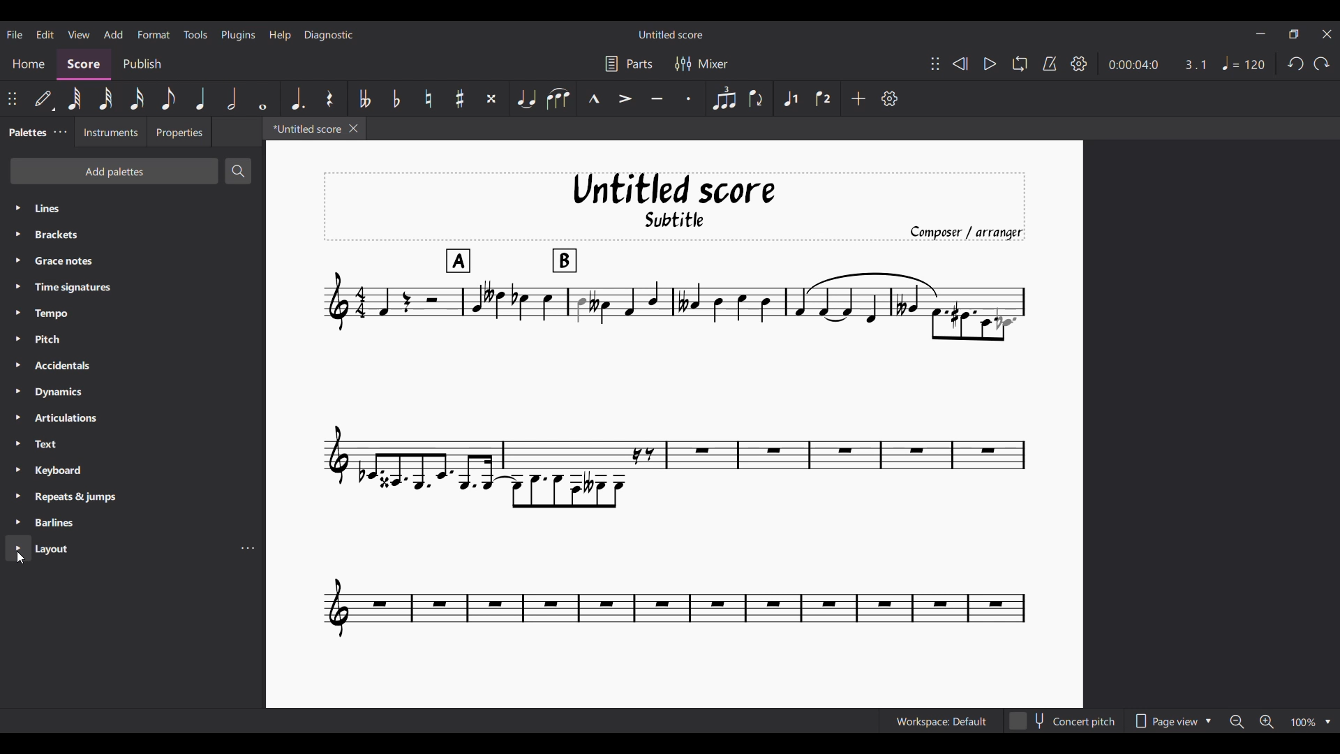 This screenshot has width=1340, height=754. I want to click on Text, so click(133, 443).